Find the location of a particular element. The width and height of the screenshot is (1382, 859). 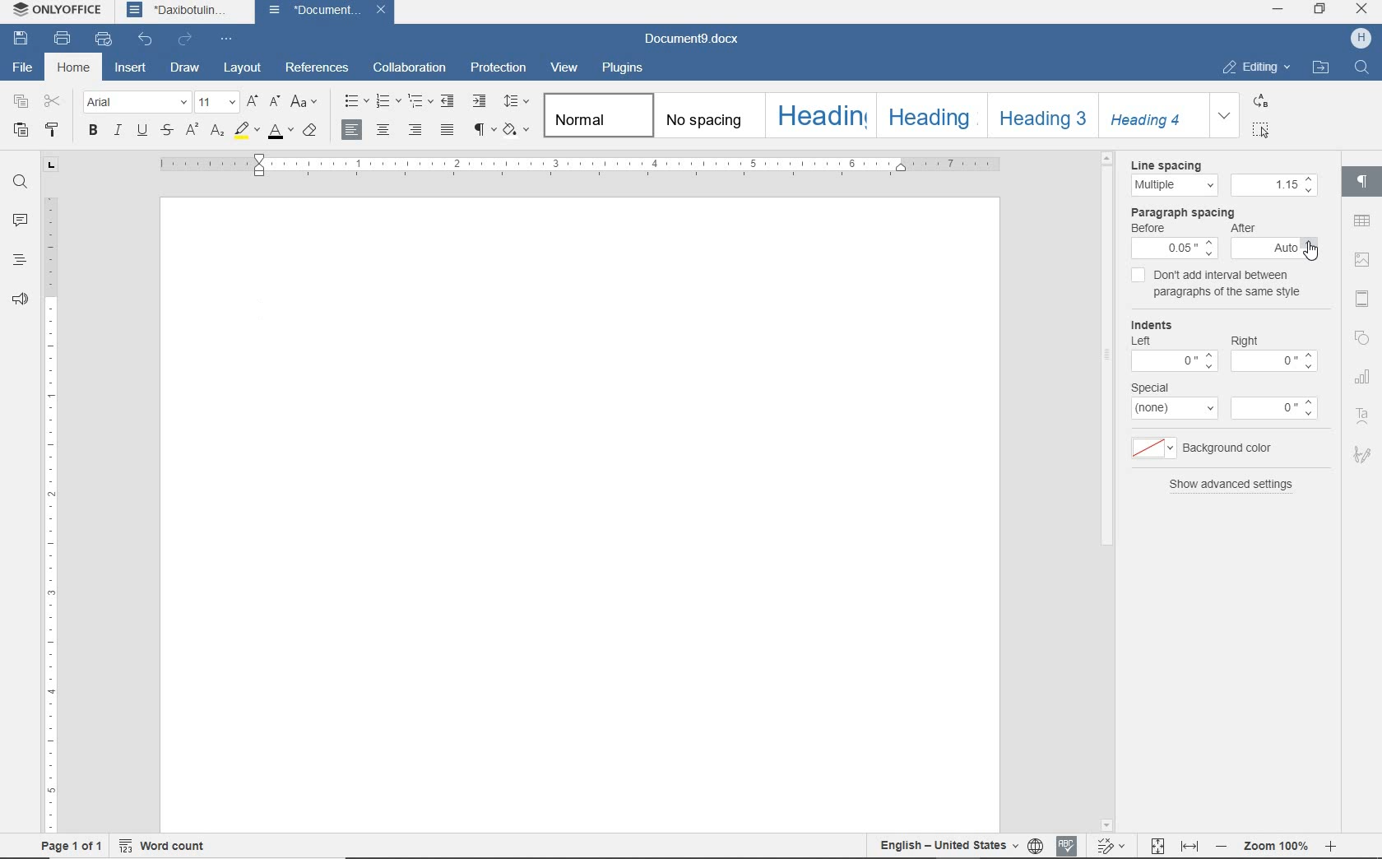

fit to width is located at coordinates (1189, 847).